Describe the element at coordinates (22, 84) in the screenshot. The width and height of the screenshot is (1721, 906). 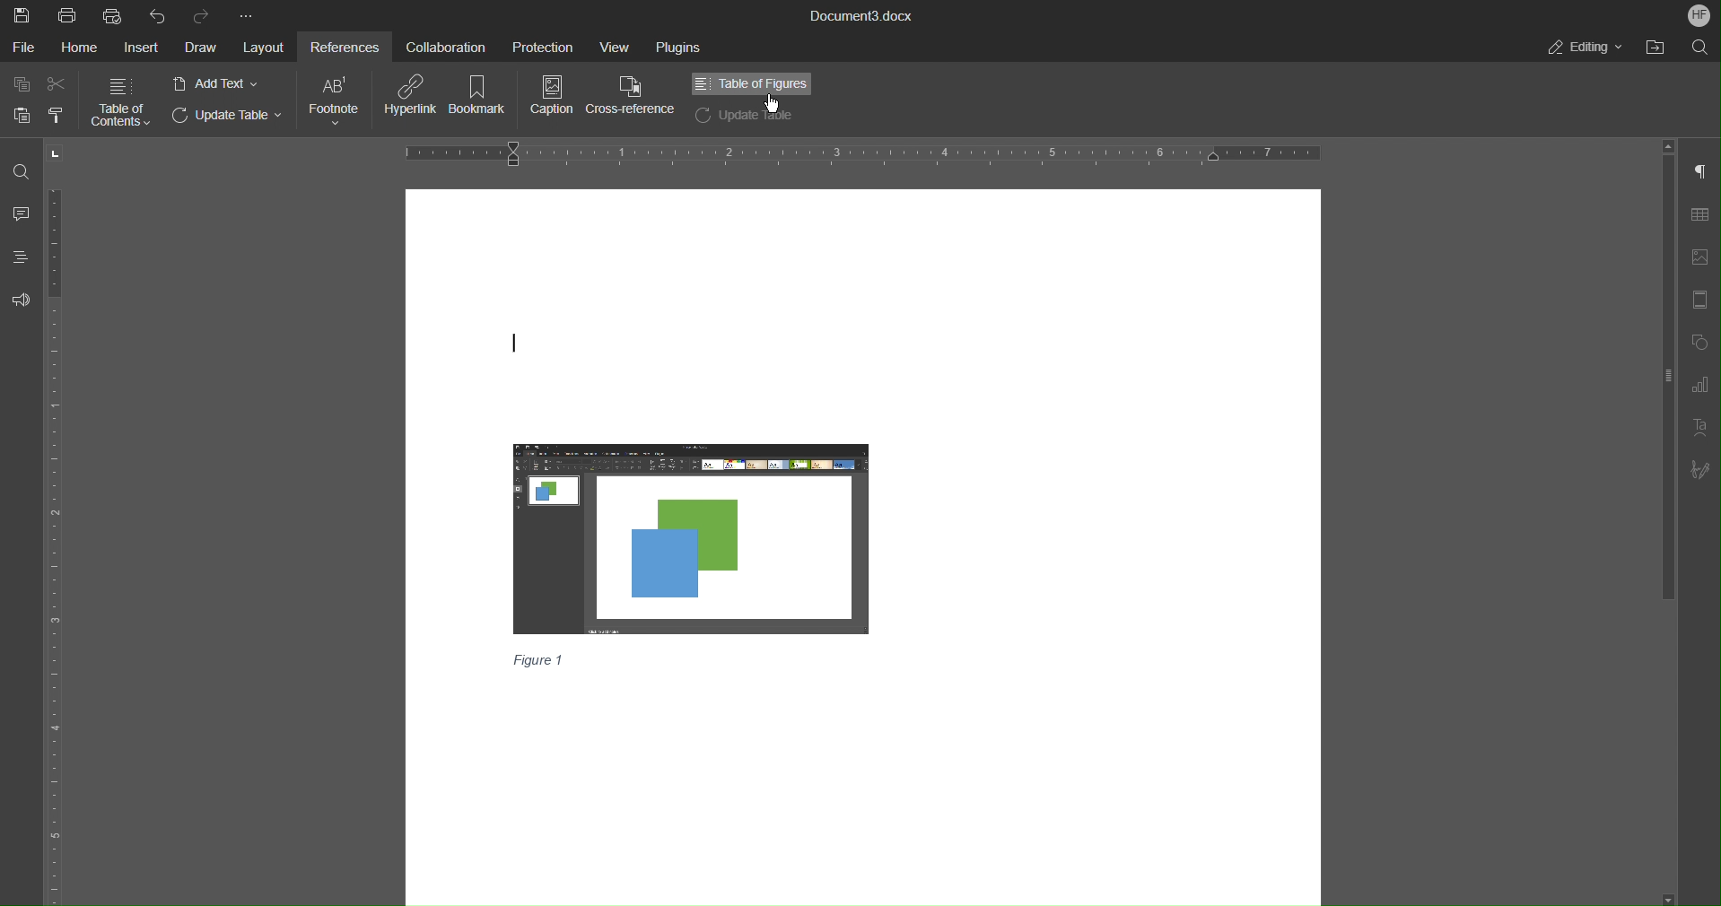
I see `Copy` at that location.